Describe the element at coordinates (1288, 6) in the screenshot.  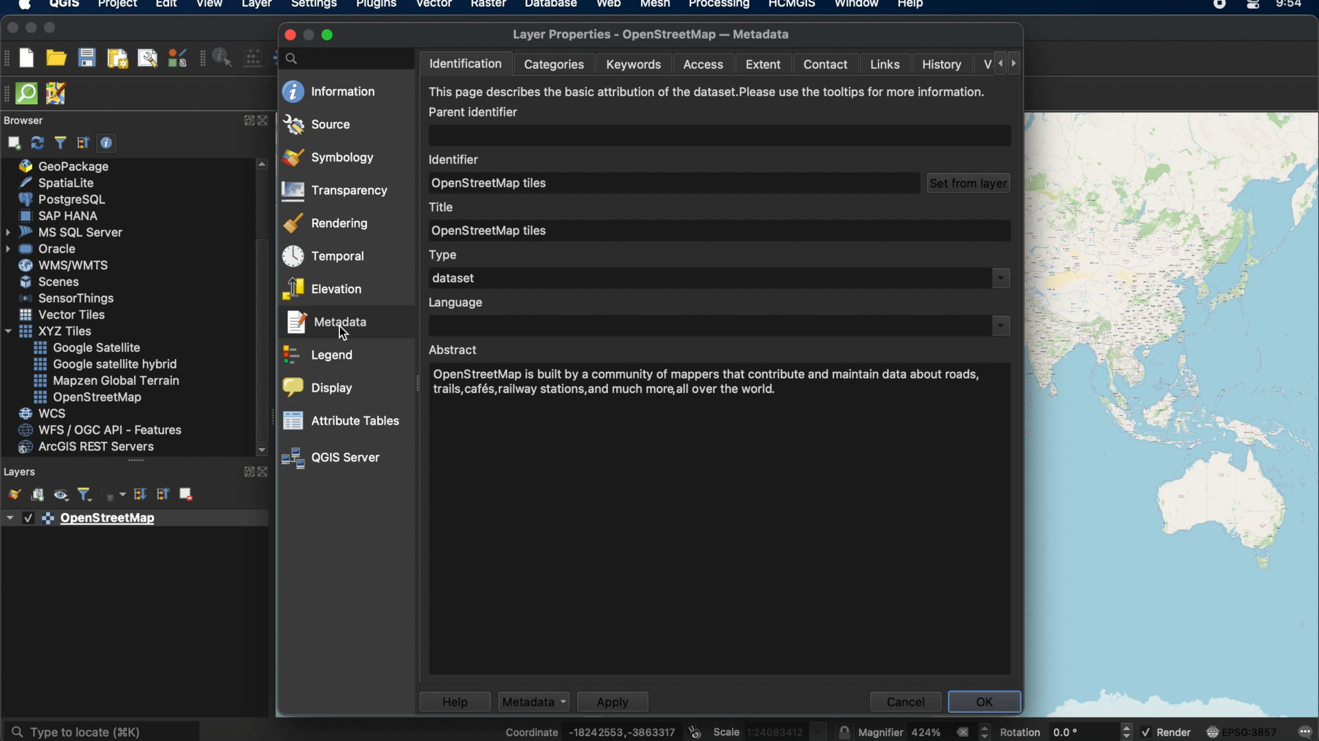
I see `time` at that location.